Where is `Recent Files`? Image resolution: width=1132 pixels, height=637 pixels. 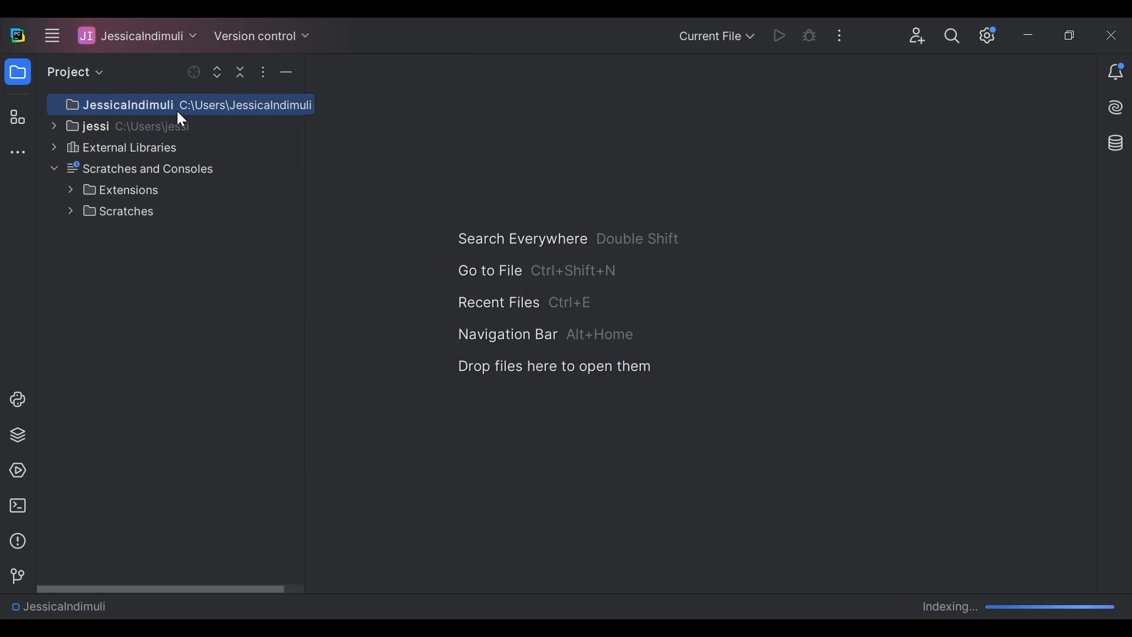 Recent Files is located at coordinates (498, 303).